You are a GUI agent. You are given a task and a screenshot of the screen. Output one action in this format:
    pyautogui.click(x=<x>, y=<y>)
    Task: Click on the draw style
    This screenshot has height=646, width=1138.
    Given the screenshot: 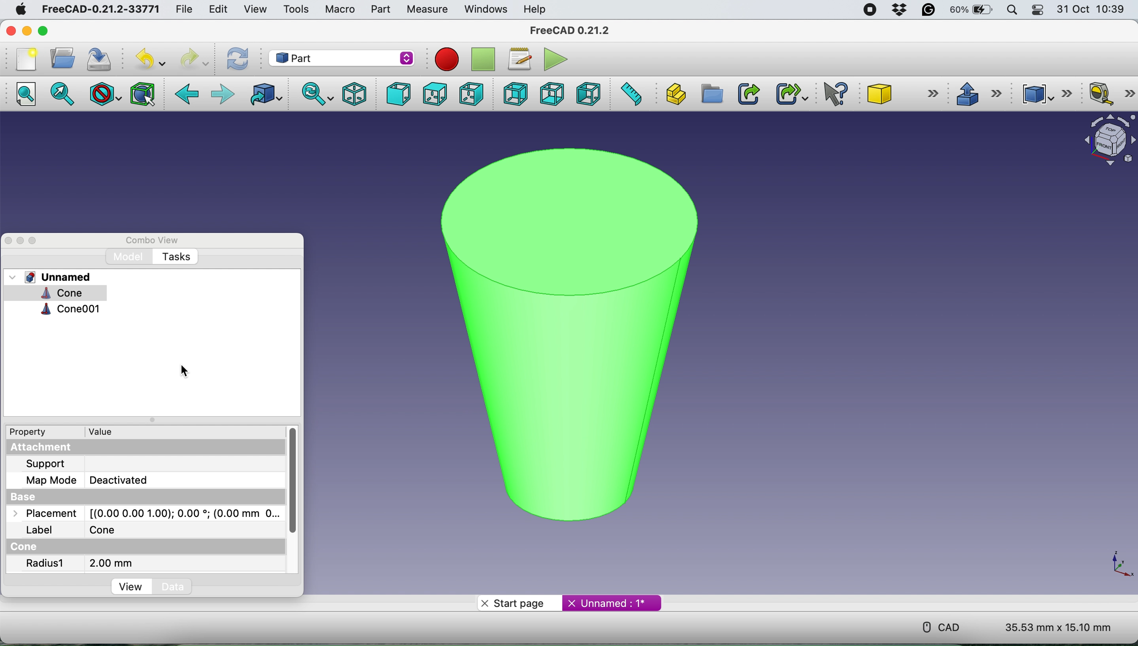 What is the action you would take?
    pyautogui.click(x=103, y=94)
    